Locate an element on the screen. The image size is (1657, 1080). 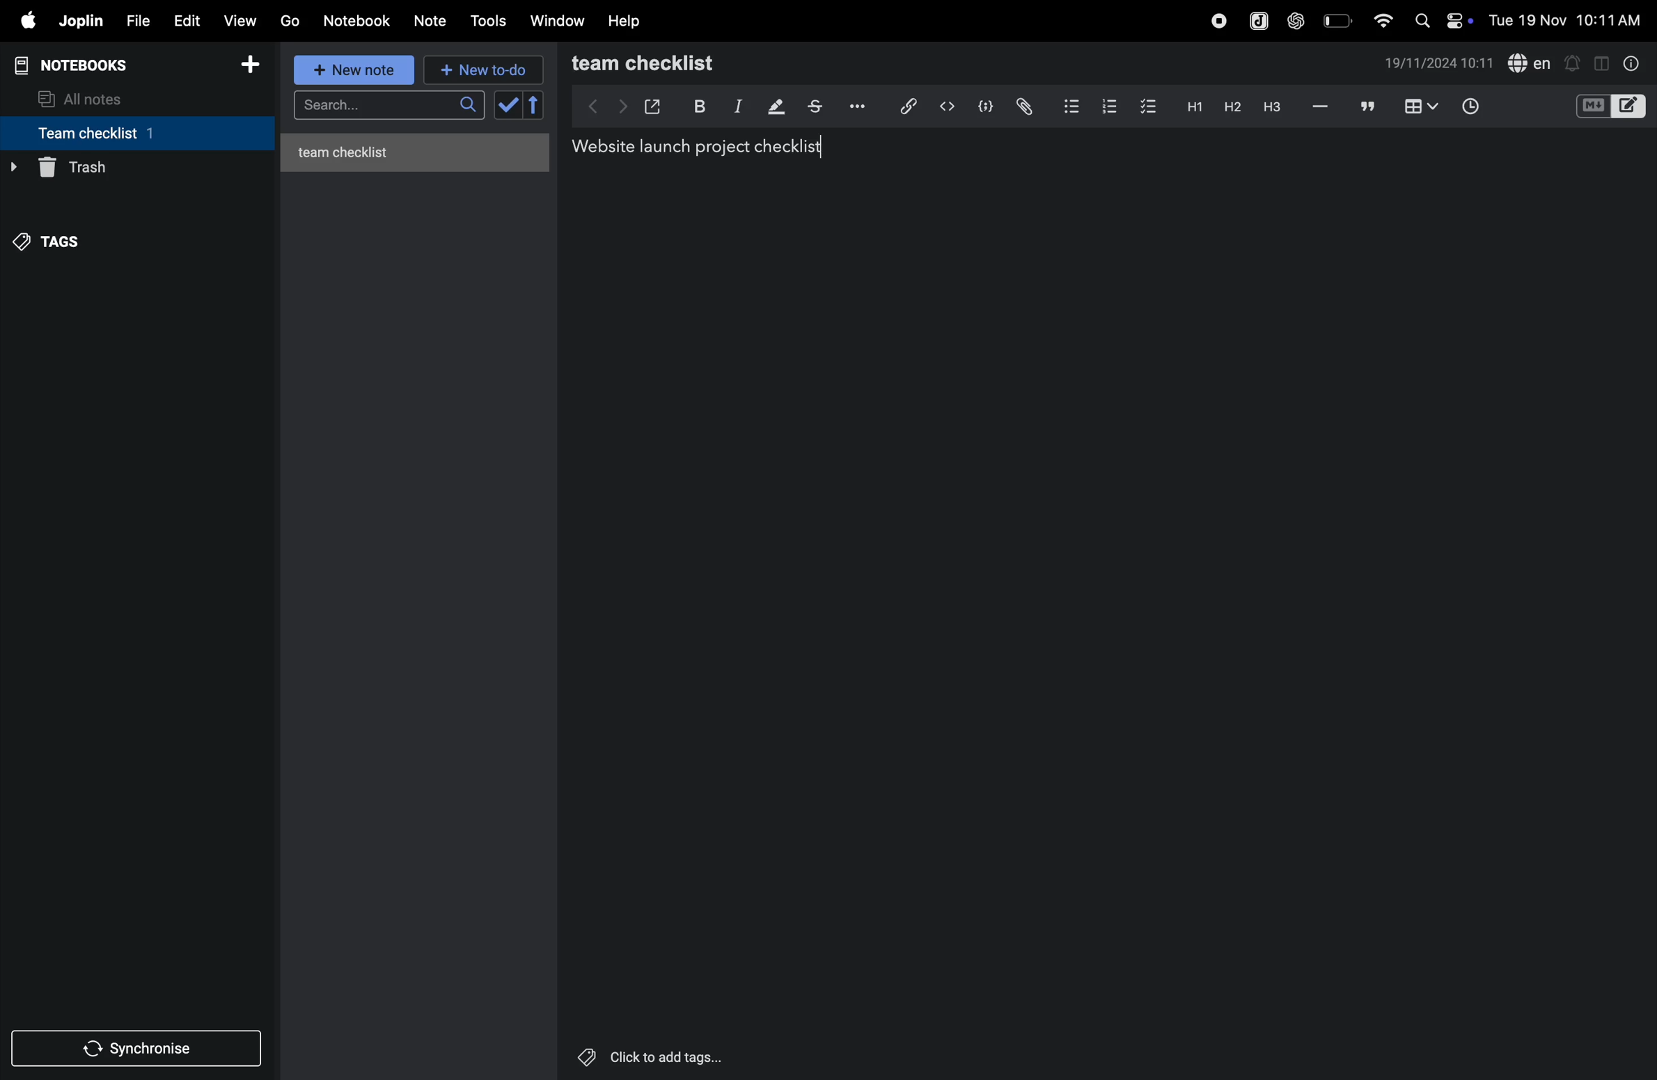
table is located at coordinates (1419, 106).